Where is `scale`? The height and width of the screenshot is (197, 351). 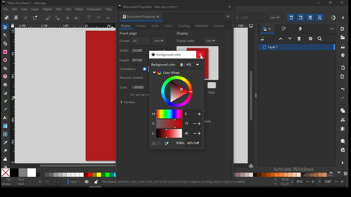 scale is located at coordinates (132, 88).